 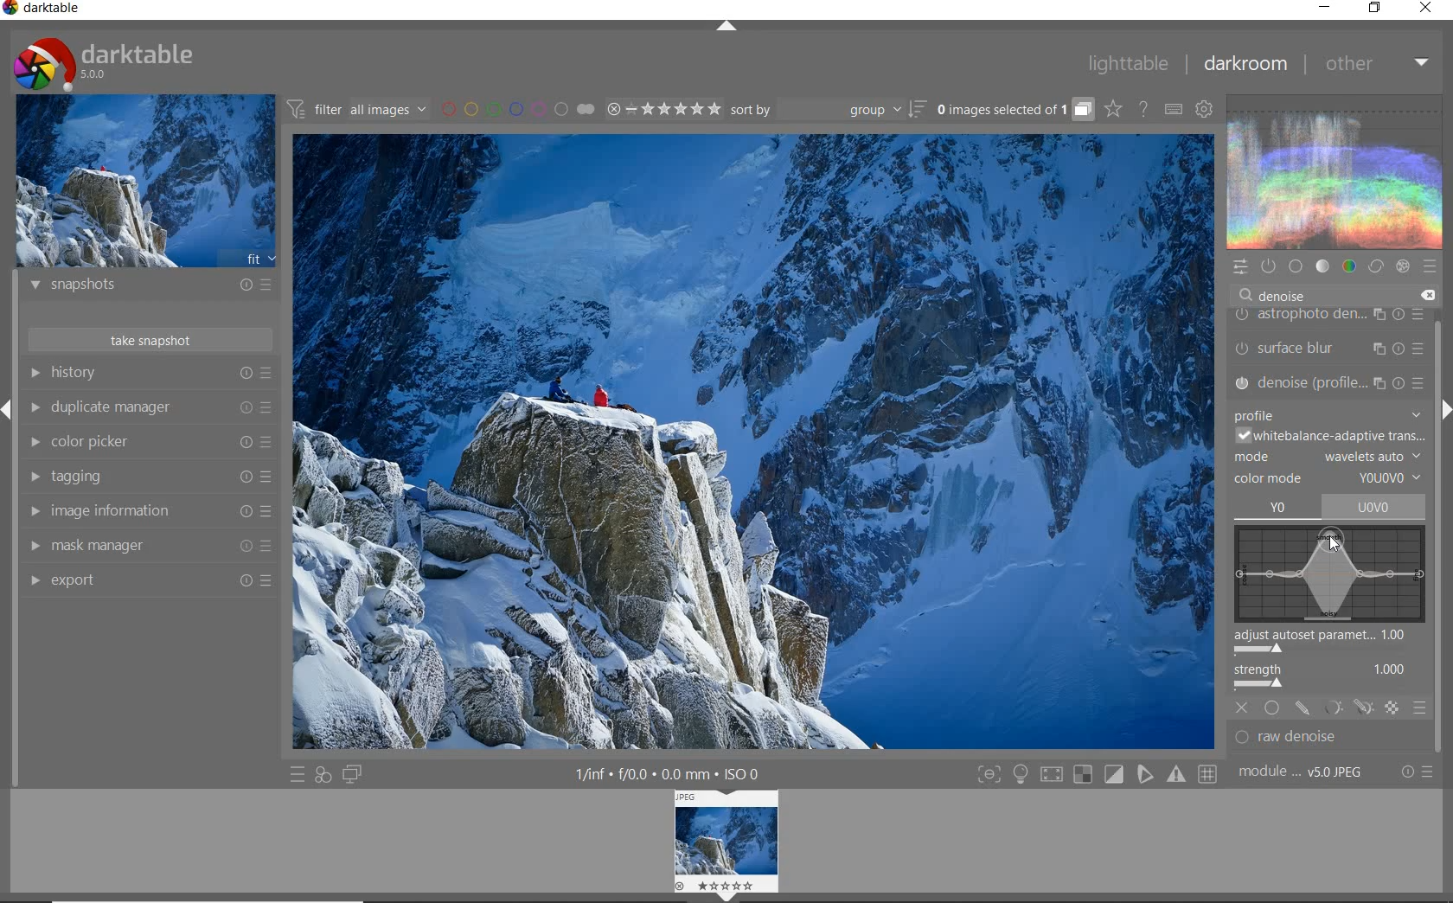 I want to click on tagging, so click(x=149, y=477).